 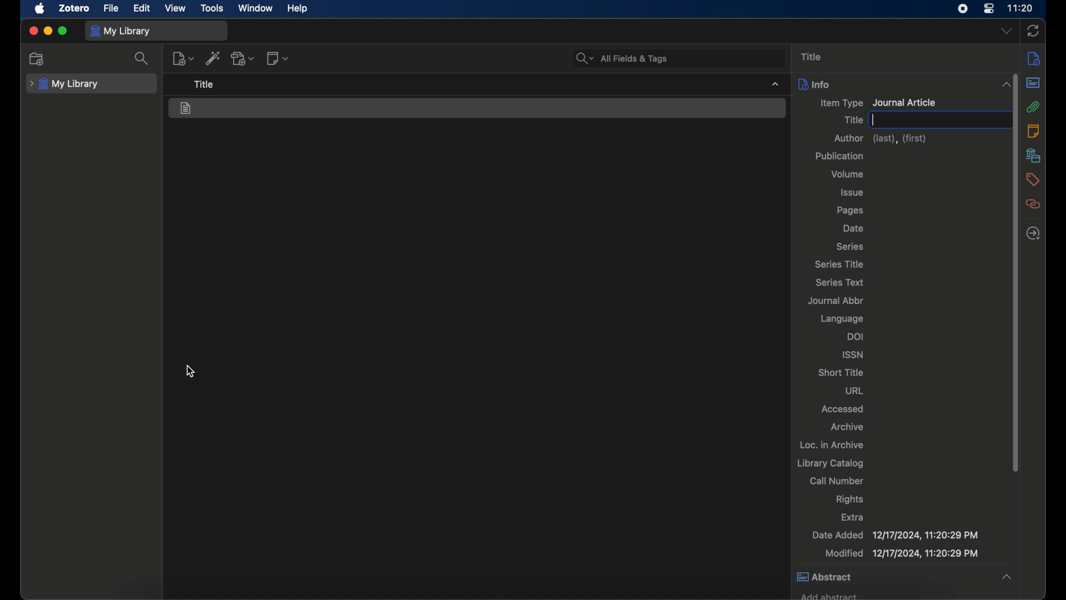 I want to click on pages, so click(x=851, y=211).